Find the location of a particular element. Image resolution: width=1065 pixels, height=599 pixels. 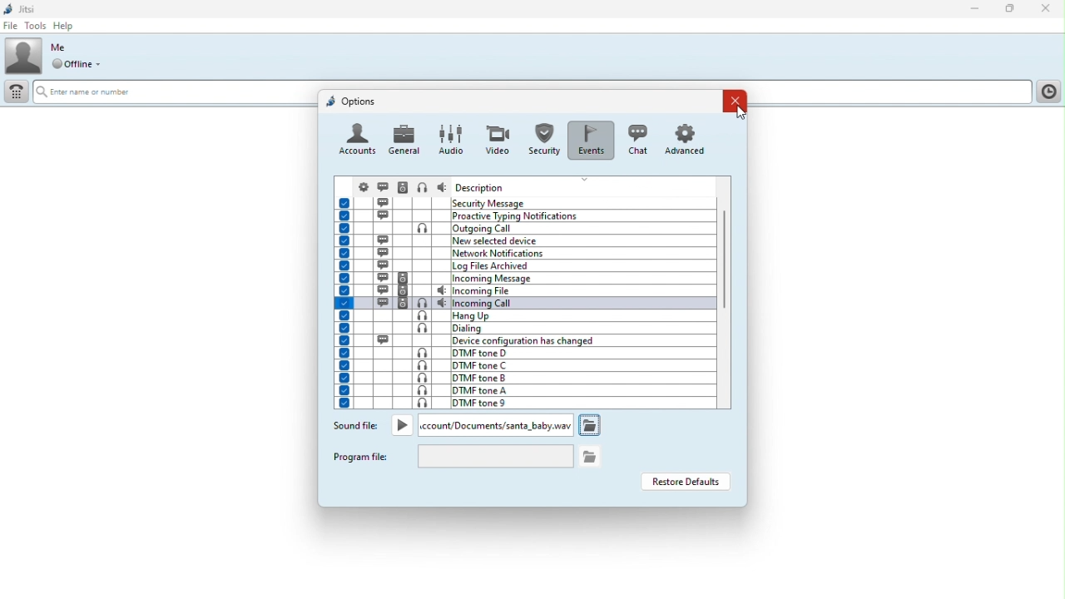

Minimise is located at coordinates (978, 10).